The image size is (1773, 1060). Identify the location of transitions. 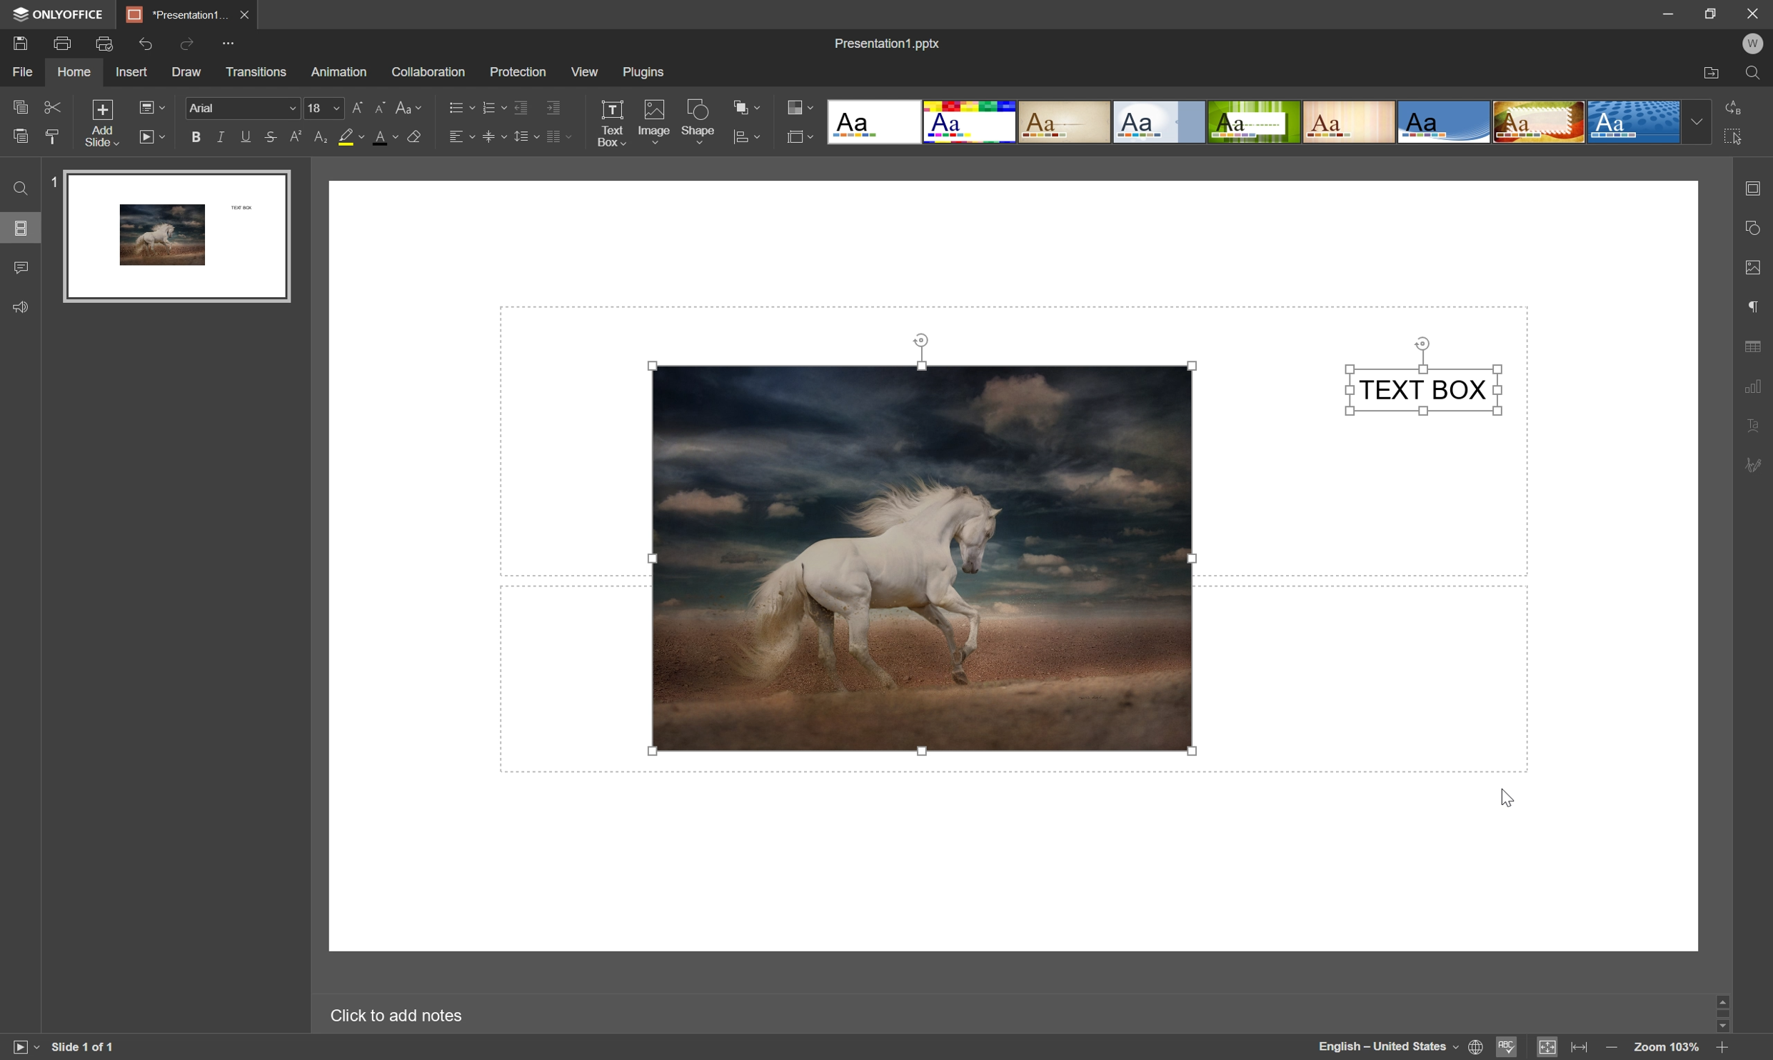
(256, 71).